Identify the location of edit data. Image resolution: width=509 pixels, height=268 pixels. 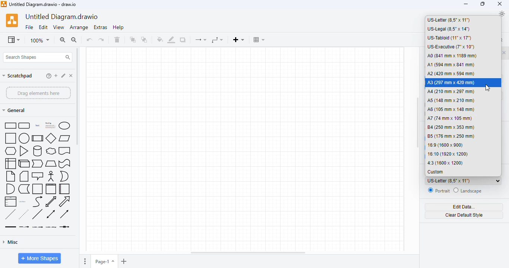
(464, 207).